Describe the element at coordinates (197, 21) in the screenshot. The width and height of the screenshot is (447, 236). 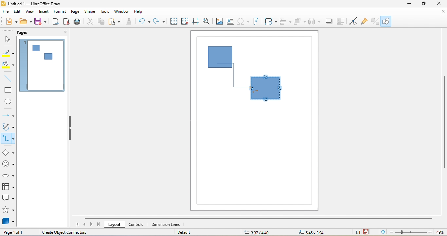
I see `helplines while moving` at that location.